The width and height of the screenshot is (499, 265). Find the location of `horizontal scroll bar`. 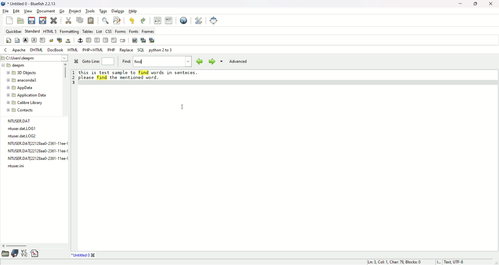

horizontal scroll bar is located at coordinates (17, 246).